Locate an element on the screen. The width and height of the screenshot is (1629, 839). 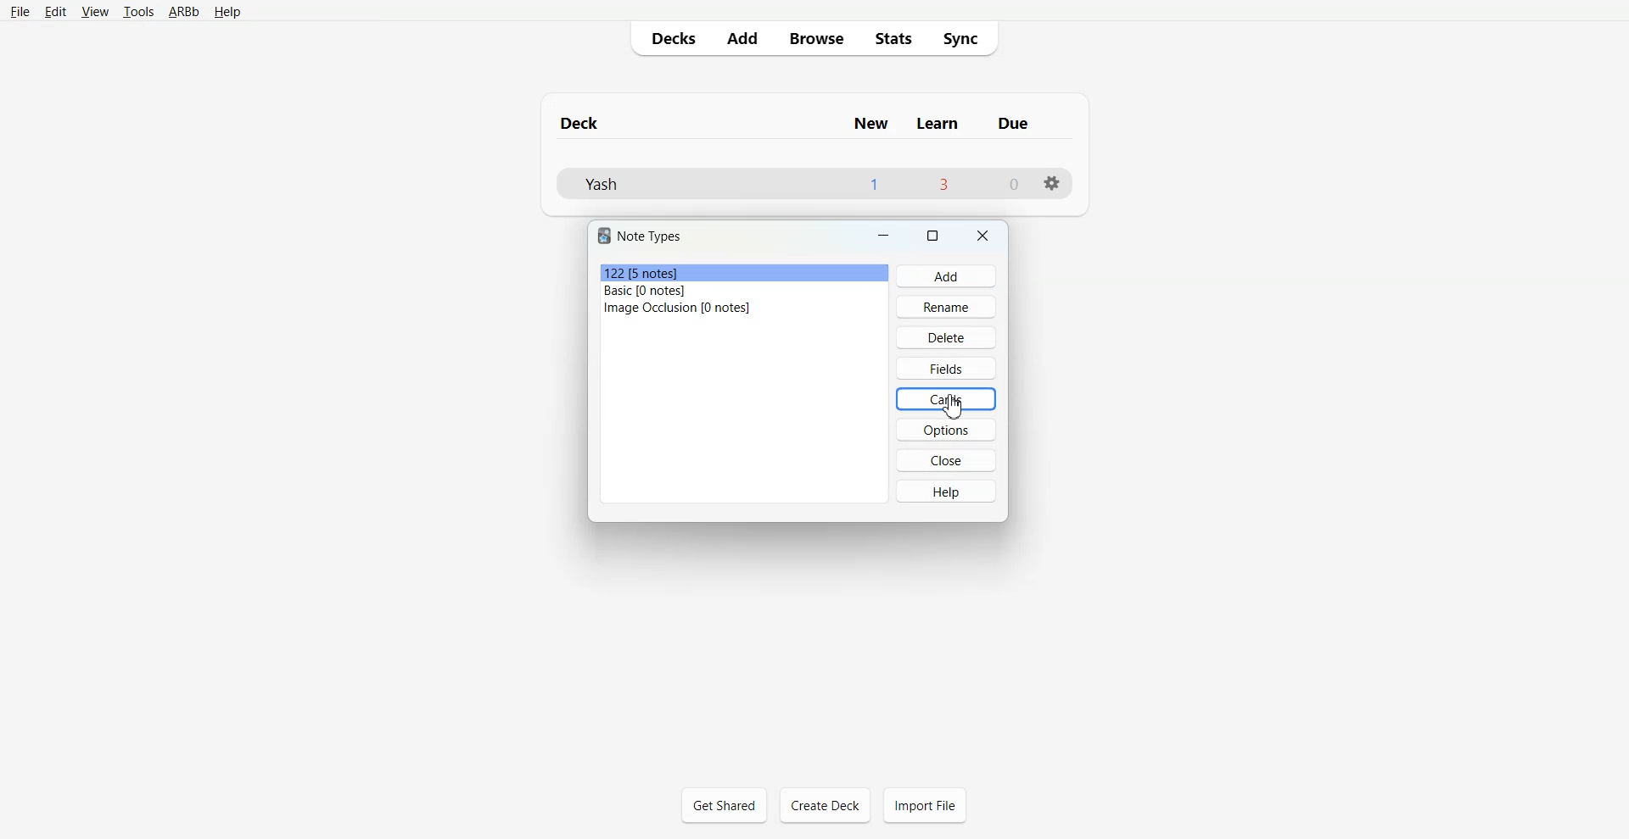
View is located at coordinates (95, 11).